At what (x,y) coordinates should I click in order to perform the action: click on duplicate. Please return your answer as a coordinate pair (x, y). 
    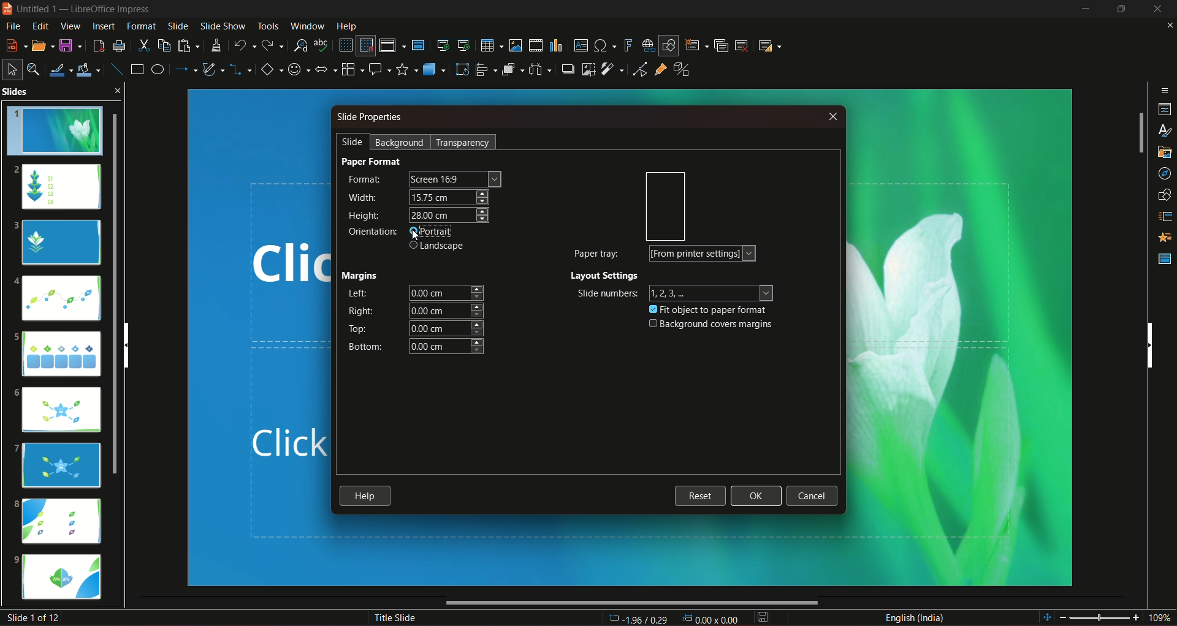
    Looking at the image, I should click on (721, 45).